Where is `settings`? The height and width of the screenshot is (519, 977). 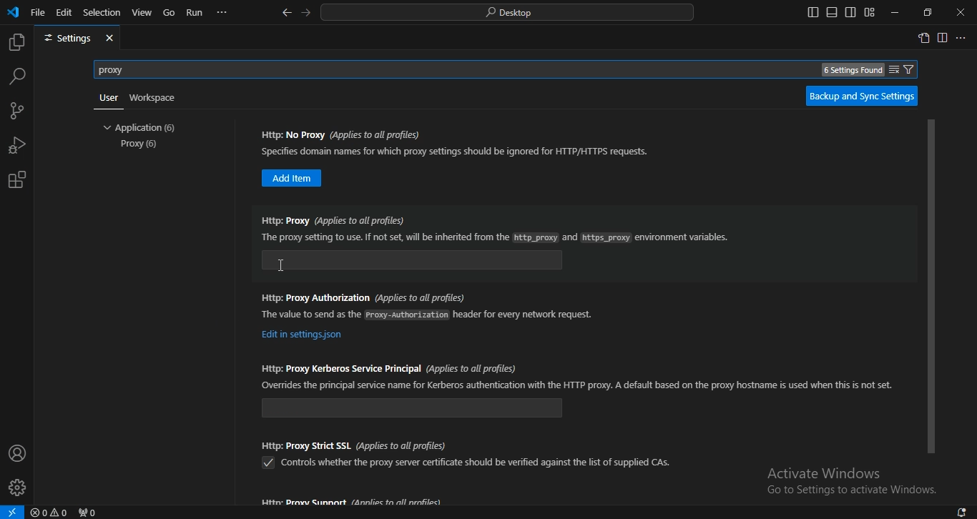 settings is located at coordinates (65, 39).